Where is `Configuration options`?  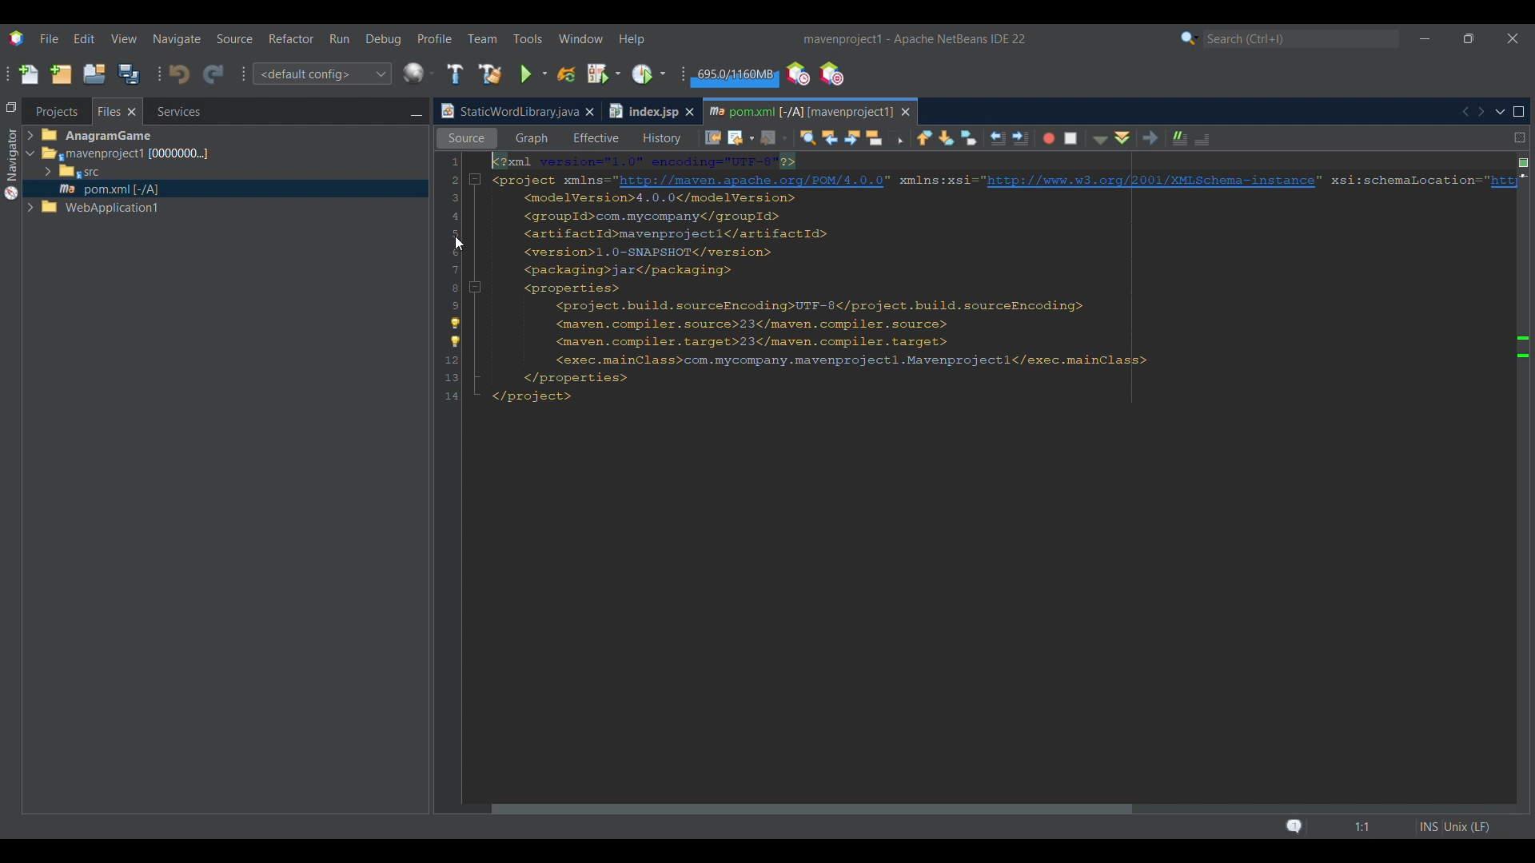
Configuration options is located at coordinates (321, 74).